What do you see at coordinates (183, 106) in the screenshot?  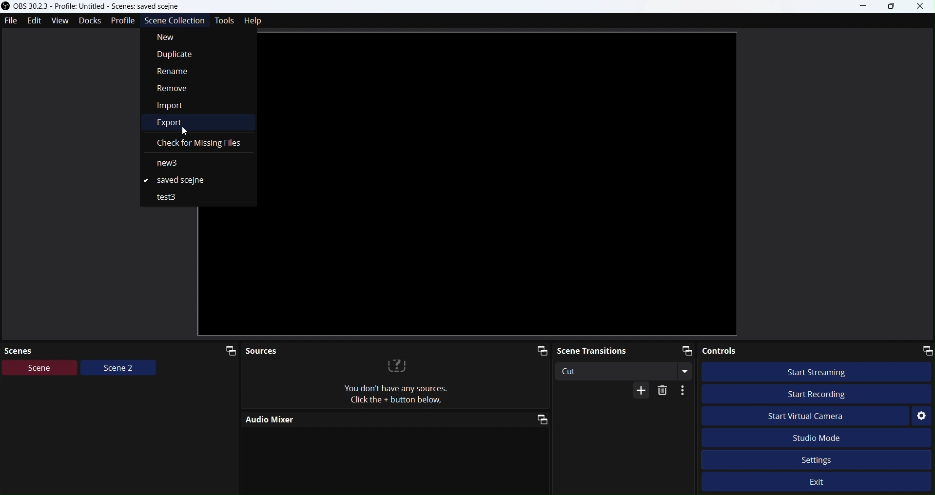 I see `Import` at bounding box center [183, 106].